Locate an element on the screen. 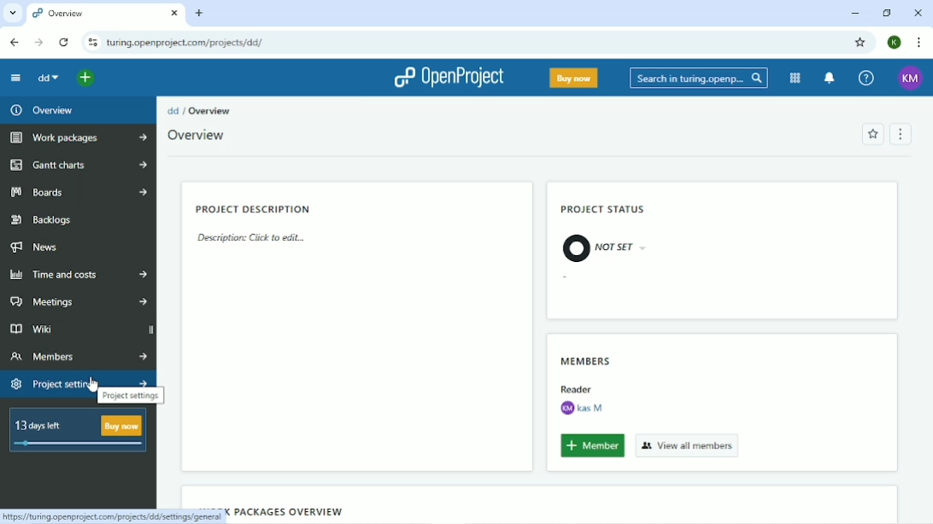  Wiki is located at coordinates (79, 329).